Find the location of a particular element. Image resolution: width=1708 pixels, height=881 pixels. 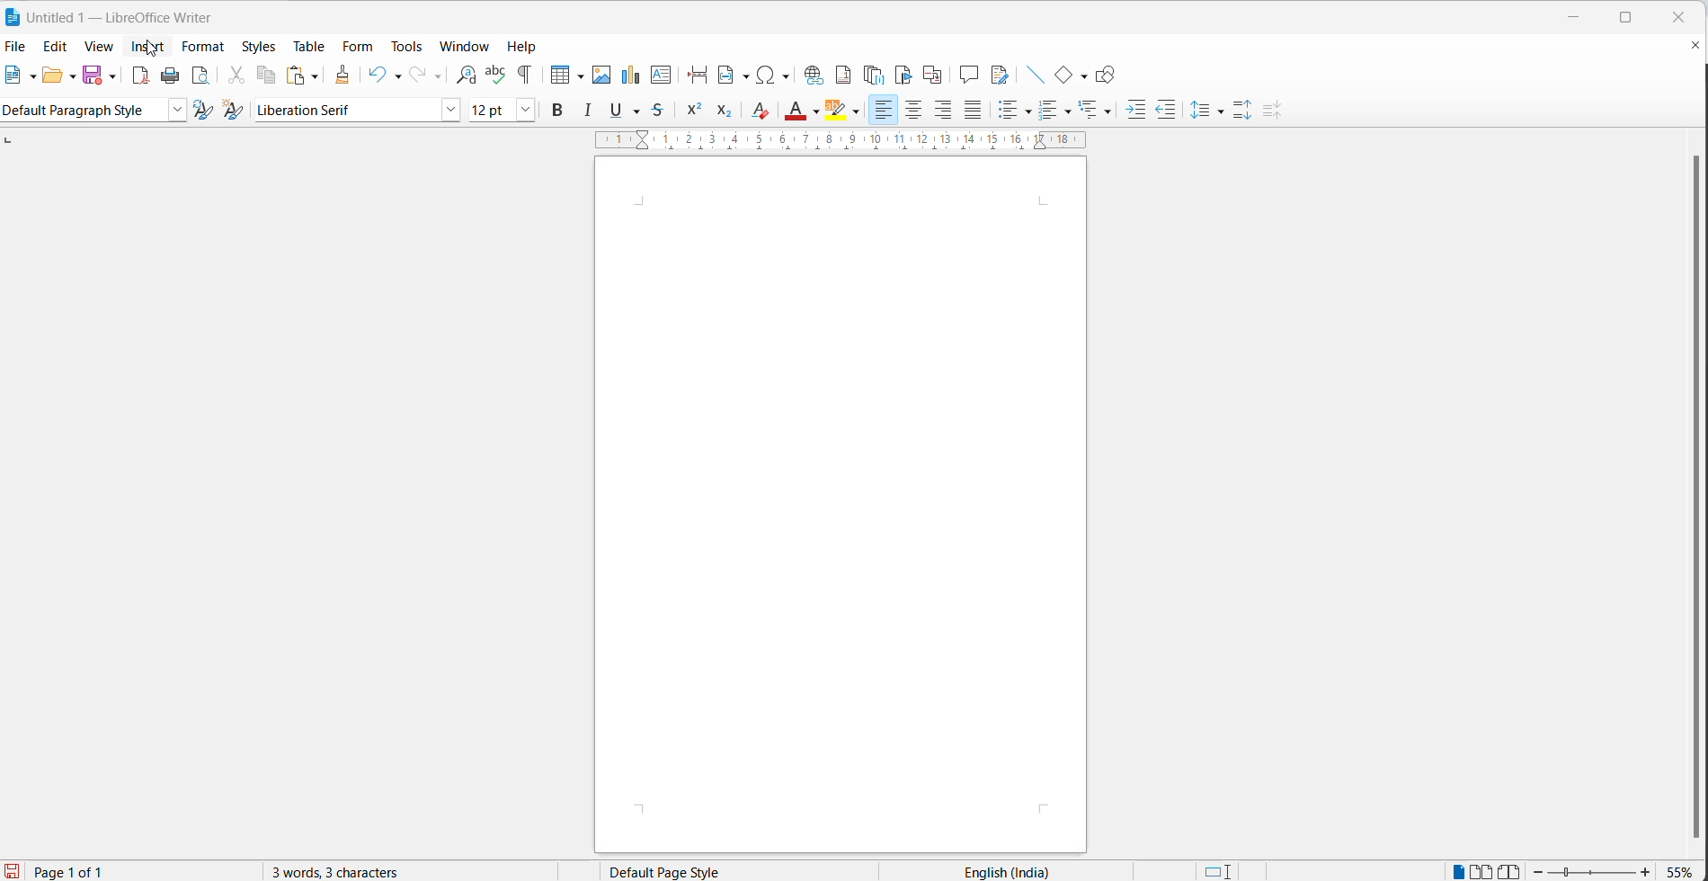

minimize is located at coordinates (1574, 18).